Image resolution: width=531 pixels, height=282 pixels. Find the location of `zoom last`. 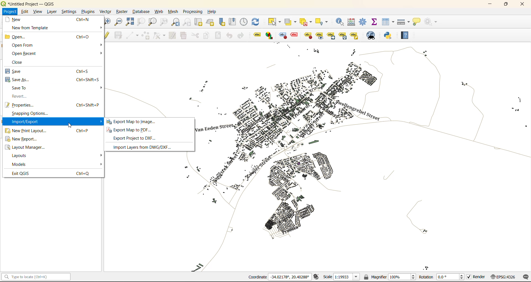

zoom last is located at coordinates (176, 22).